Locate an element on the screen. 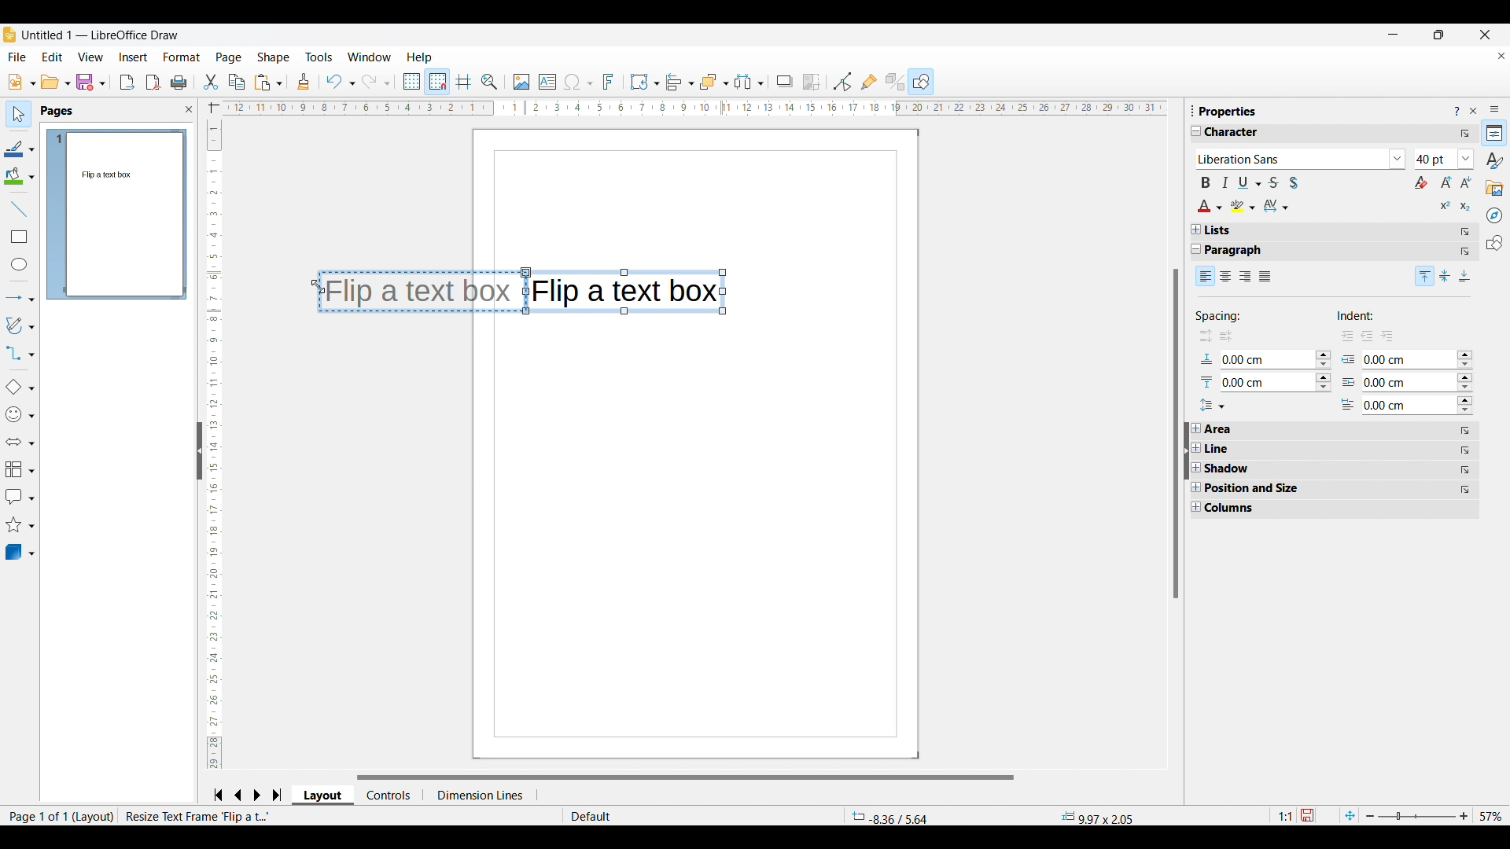  Connector options is located at coordinates (20, 353).